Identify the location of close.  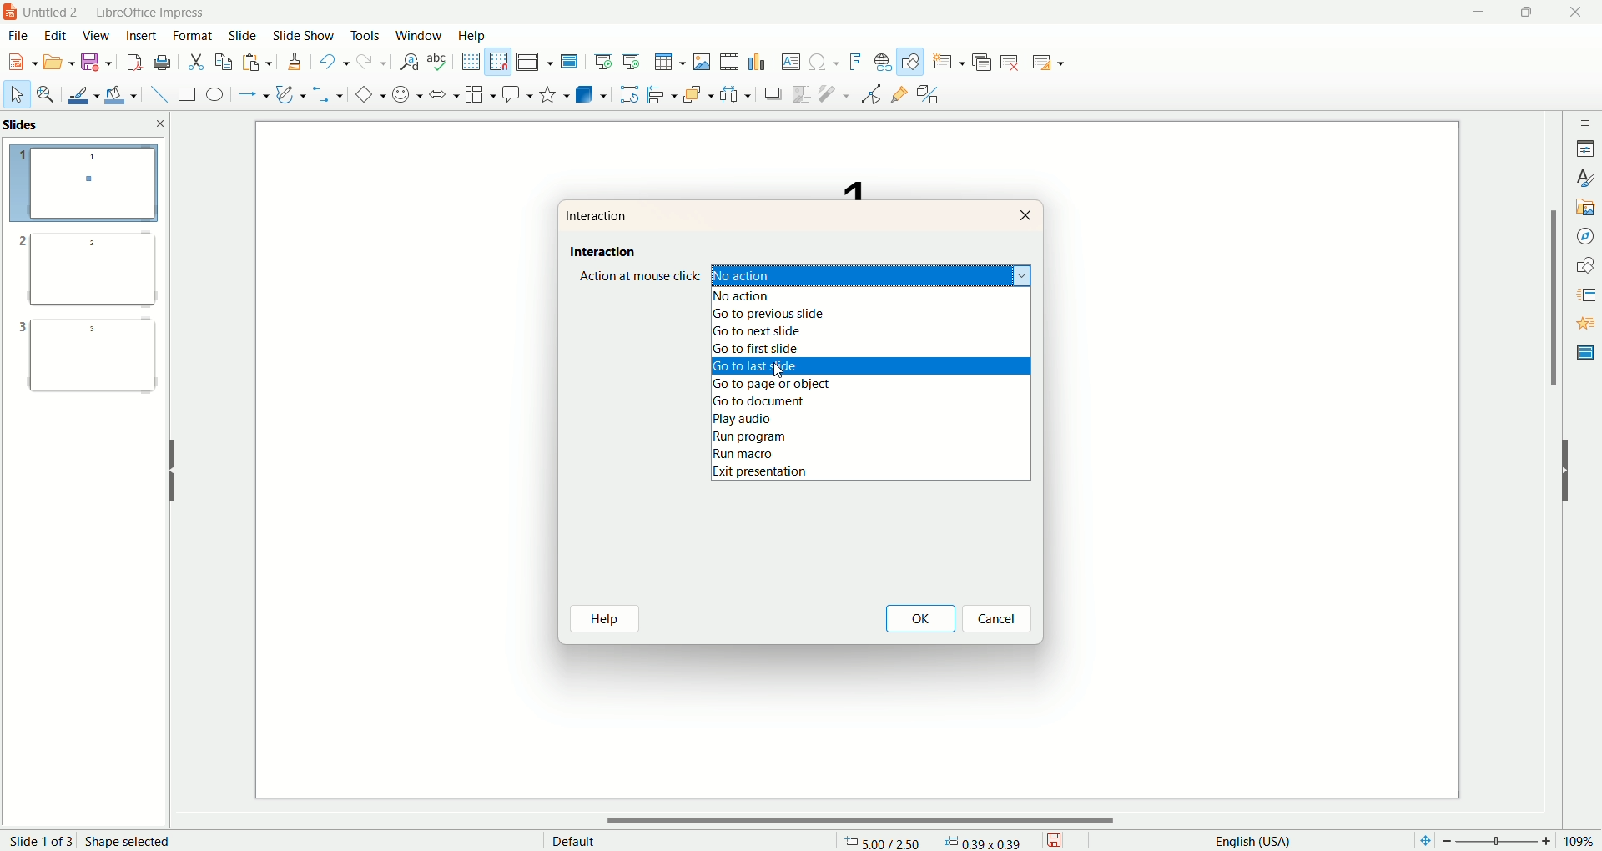
(161, 123).